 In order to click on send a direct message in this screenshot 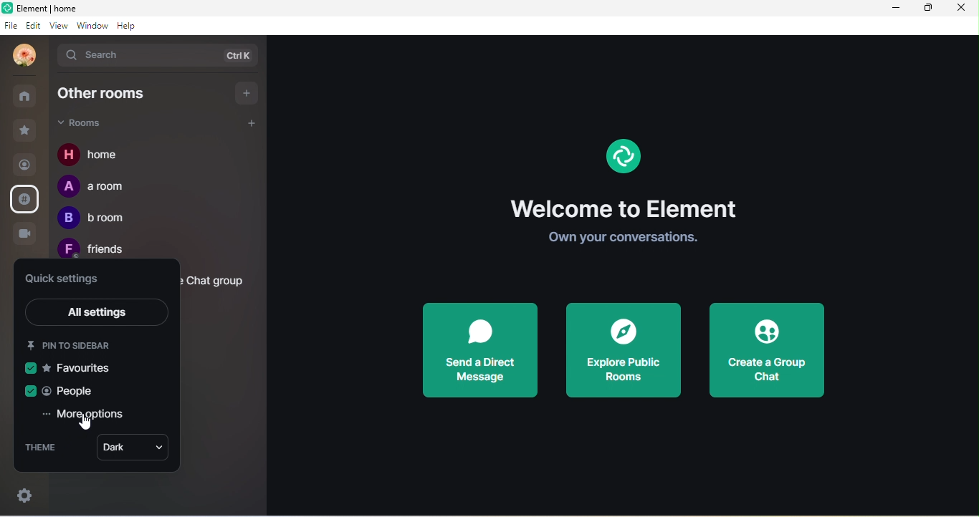, I will do `click(479, 351)`.